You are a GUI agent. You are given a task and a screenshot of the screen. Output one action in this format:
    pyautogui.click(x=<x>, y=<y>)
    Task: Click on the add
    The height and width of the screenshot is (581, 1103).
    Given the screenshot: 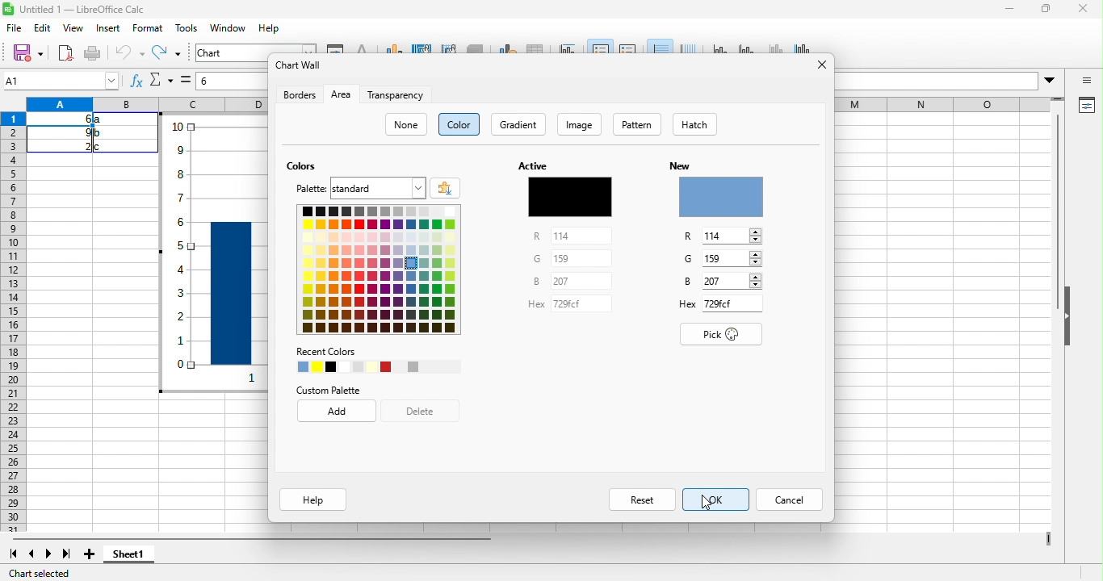 What is the action you would take?
    pyautogui.click(x=447, y=188)
    